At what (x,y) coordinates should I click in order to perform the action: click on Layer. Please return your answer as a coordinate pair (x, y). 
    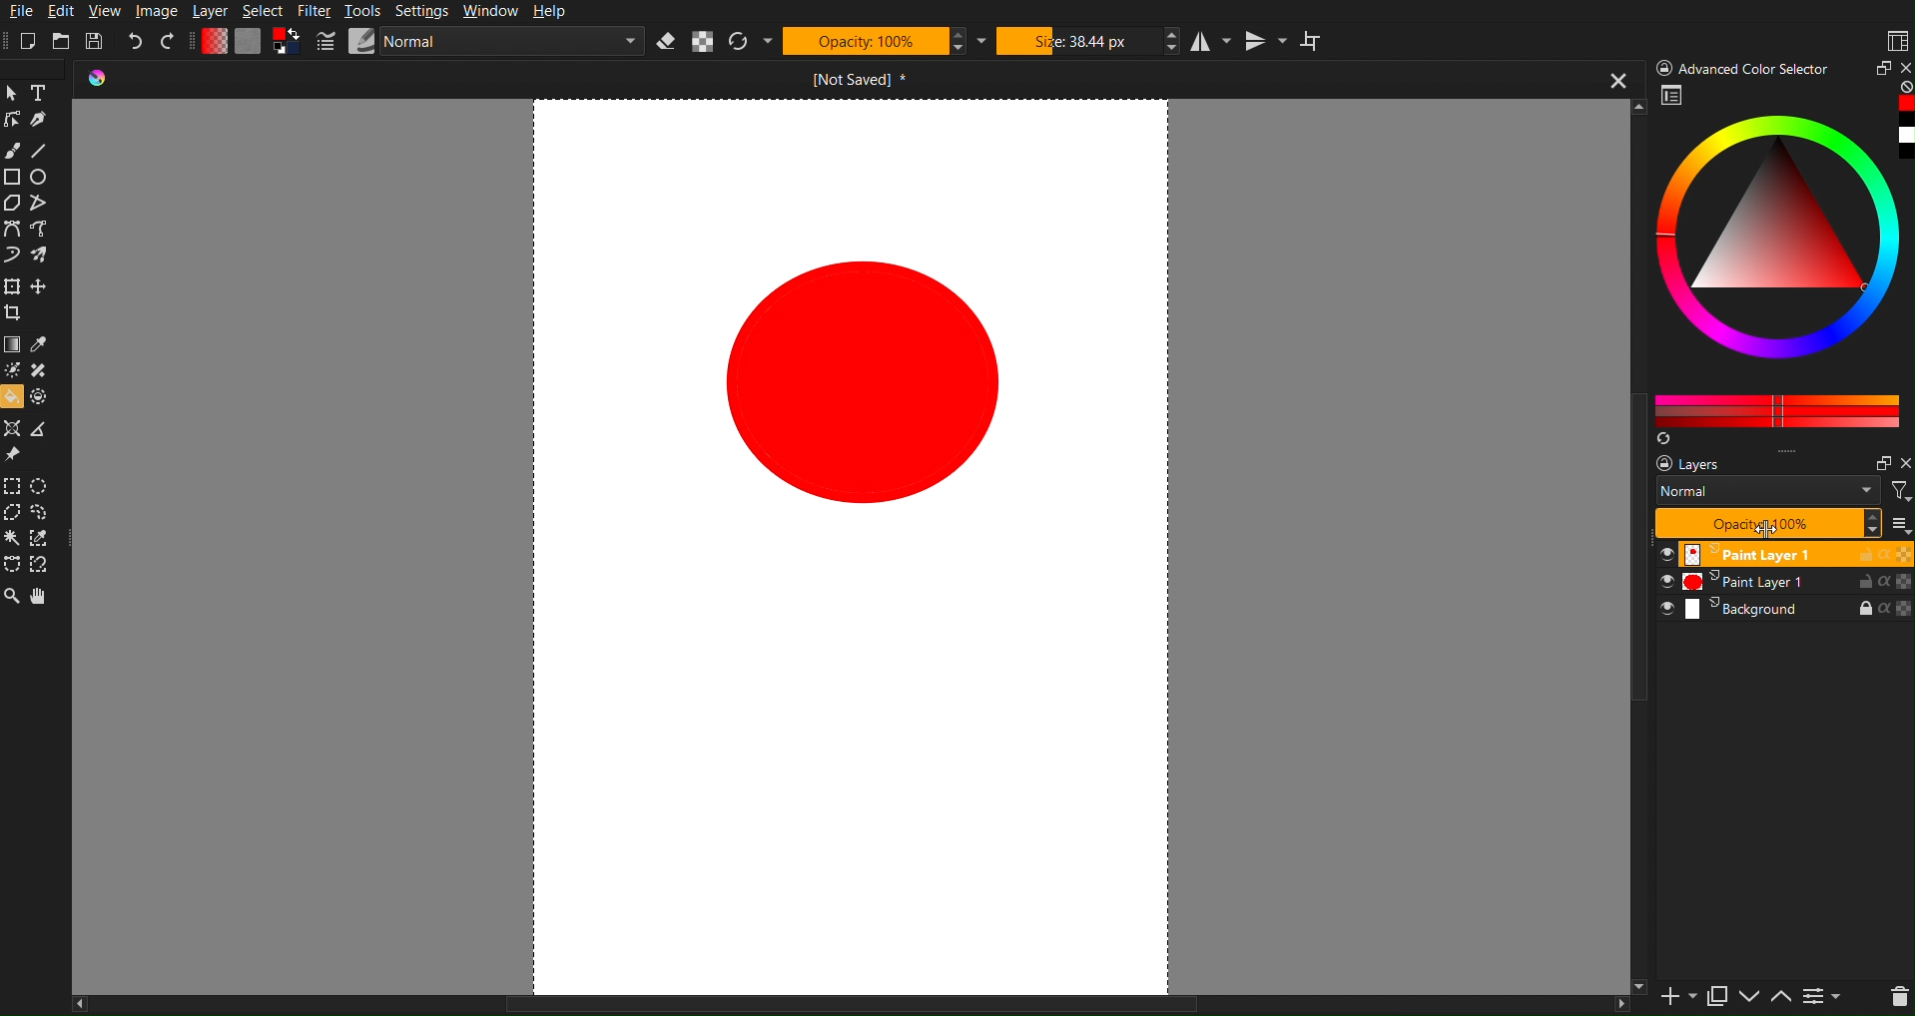
    Looking at the image, I should click on (211, 12).